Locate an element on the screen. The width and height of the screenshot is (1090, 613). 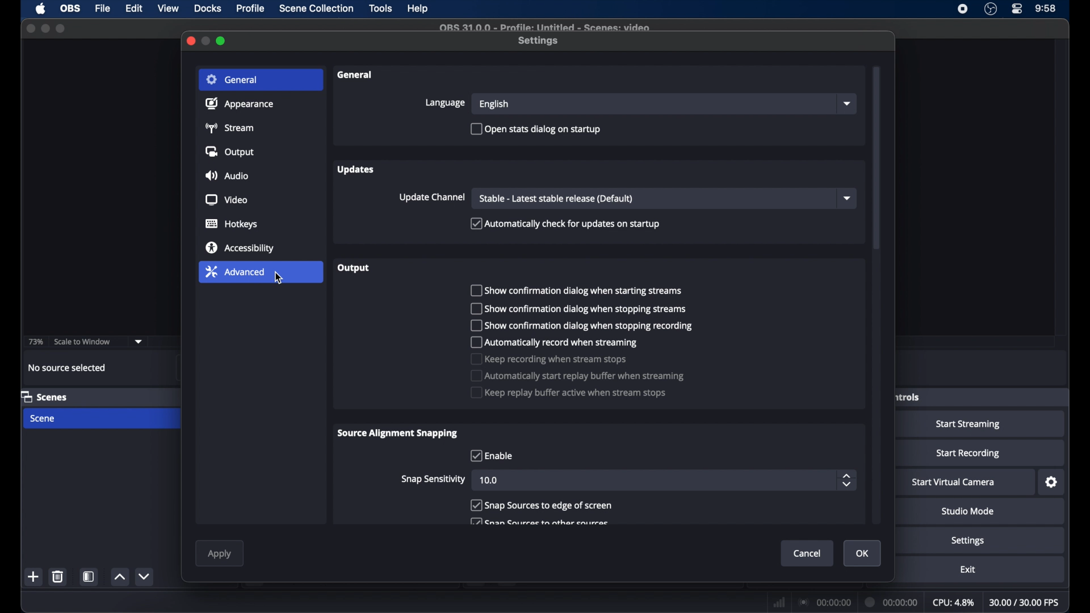
time is located at coordinates (1046, 9).